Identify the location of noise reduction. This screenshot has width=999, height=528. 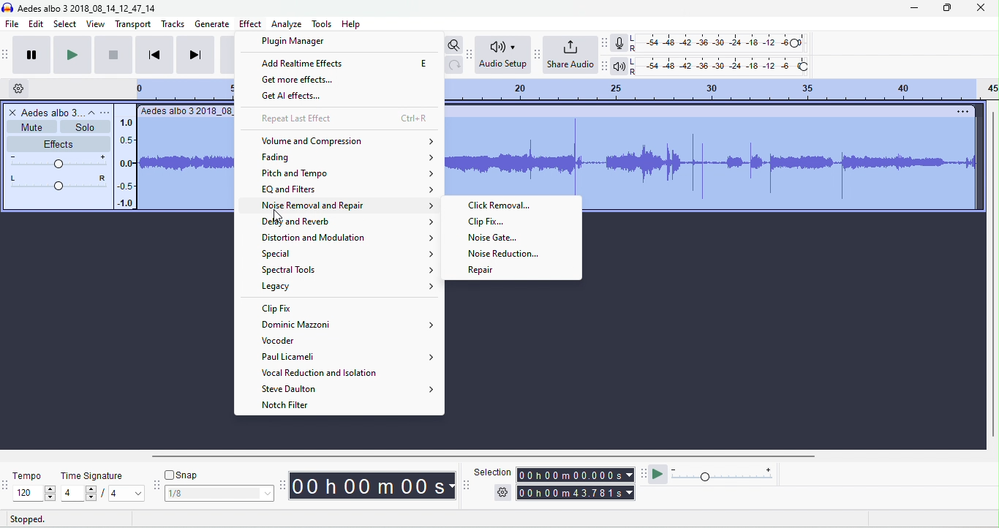
(507, 255).